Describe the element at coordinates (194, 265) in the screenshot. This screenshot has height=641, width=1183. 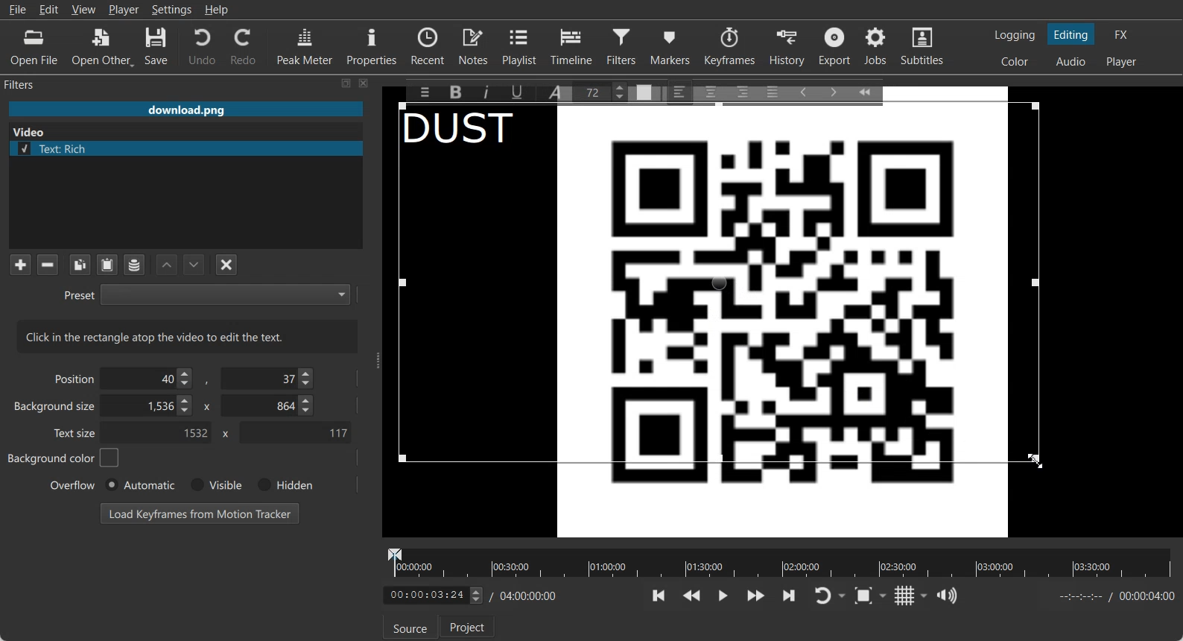
I see `Move Filter Down` at that location.